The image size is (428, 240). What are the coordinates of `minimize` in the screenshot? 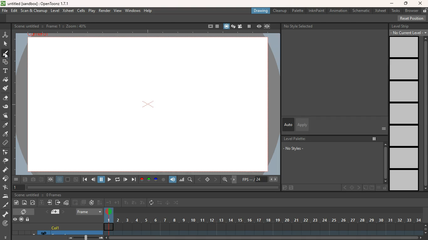 It's located at (392, 4).